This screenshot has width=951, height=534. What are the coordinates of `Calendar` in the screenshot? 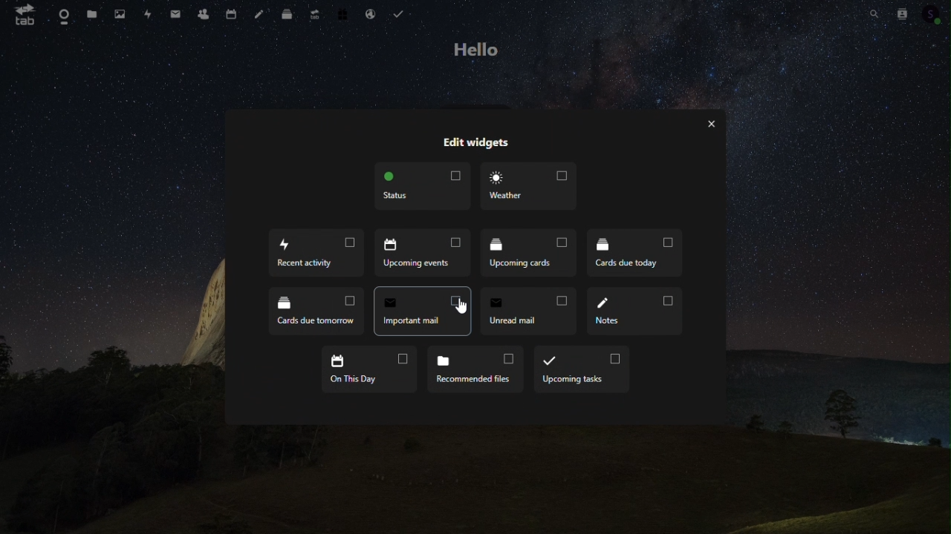 It's located at (229, 13).